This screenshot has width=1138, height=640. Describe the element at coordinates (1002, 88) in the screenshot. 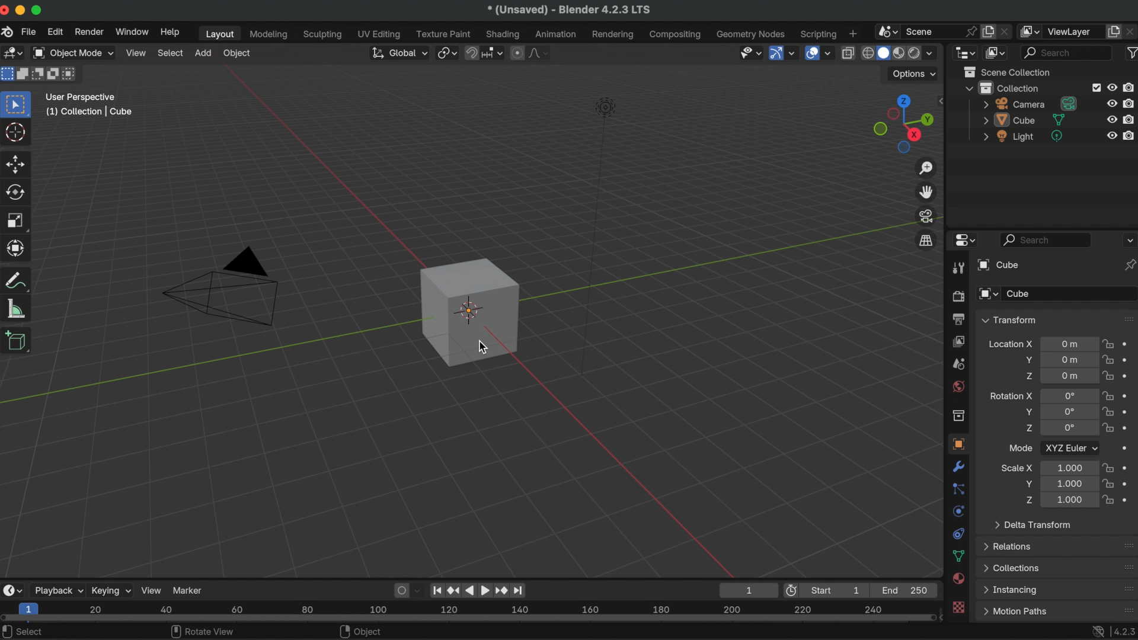

I see `collection` at that location.